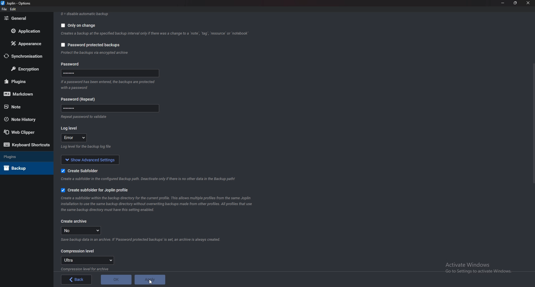 The height and width of the screenshot is (287, 535). What do you see at coordinates (151, 279) in the screenshot?
I see `apply` at bounding box center [151, 279].